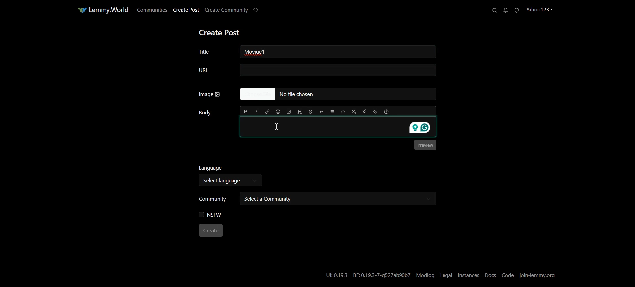 The image size is (635, 287). I want to click on Search, so click(493, 10).